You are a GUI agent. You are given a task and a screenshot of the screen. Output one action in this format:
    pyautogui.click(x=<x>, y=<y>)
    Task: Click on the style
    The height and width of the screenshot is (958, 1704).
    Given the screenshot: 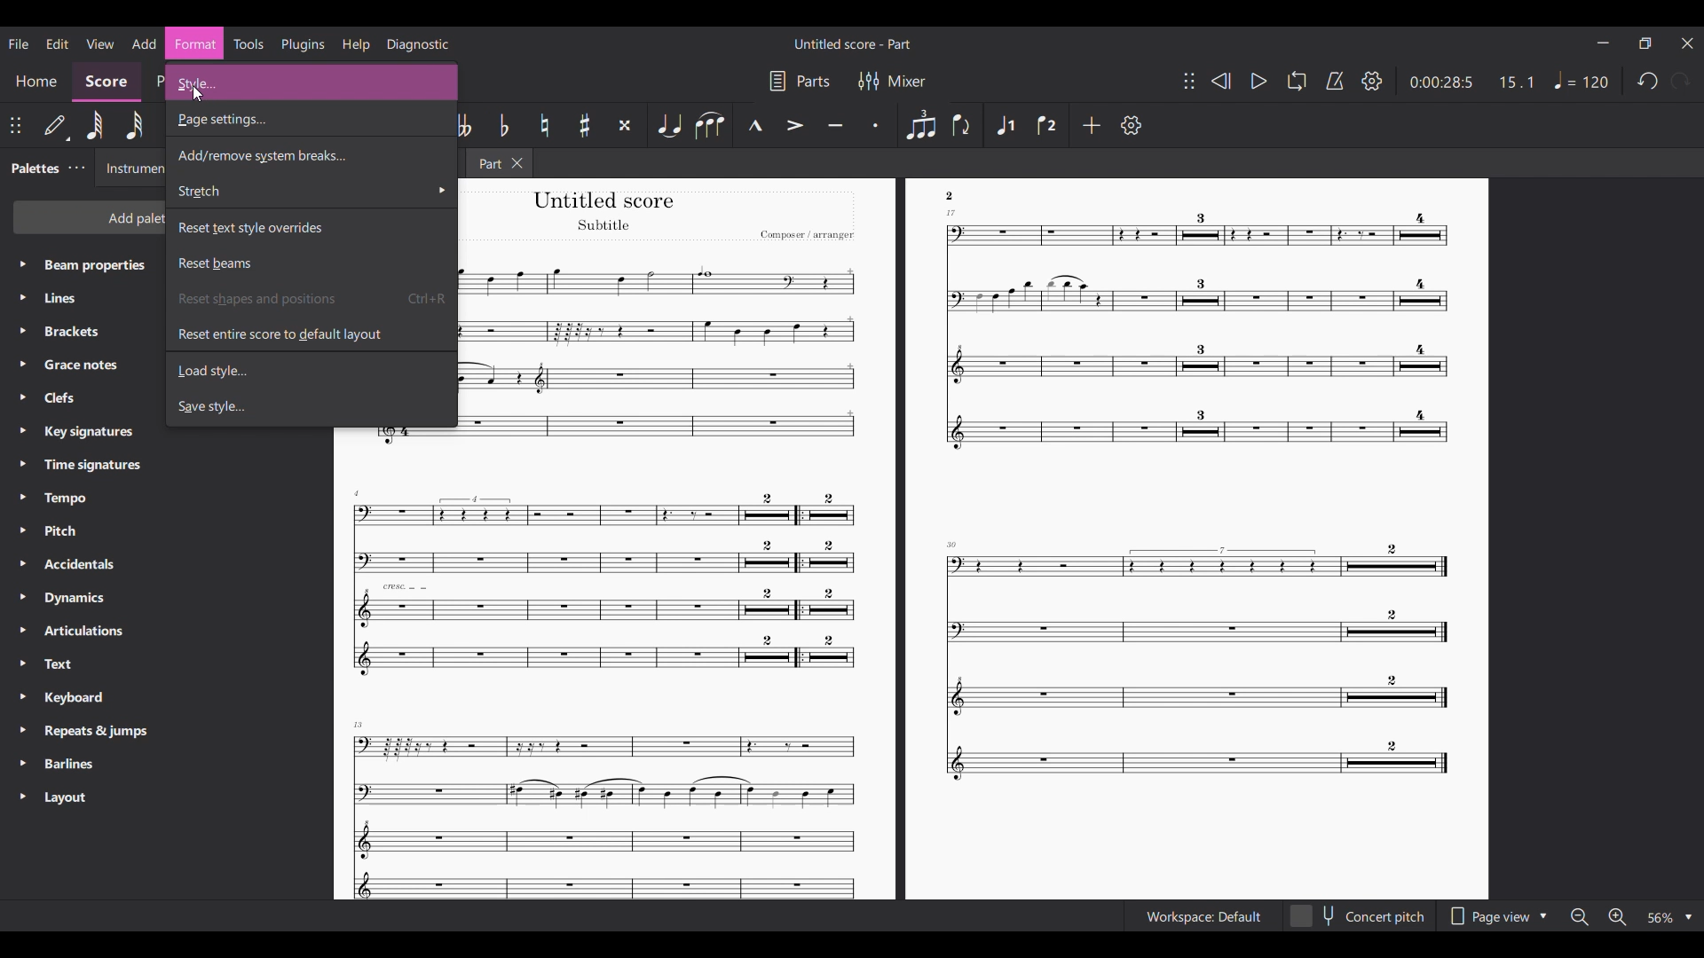 What is the action you would take?
    pyautogui.click(x=307, y=84)
    